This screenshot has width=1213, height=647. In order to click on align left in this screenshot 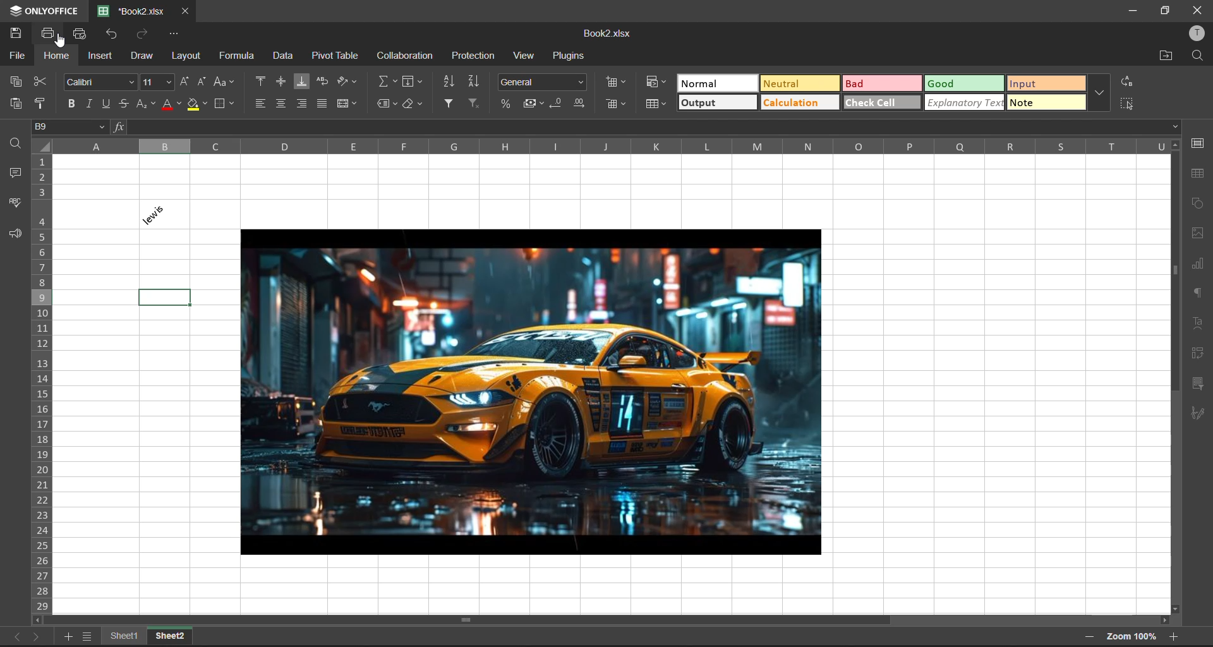, I will do `click(263, 104)`.